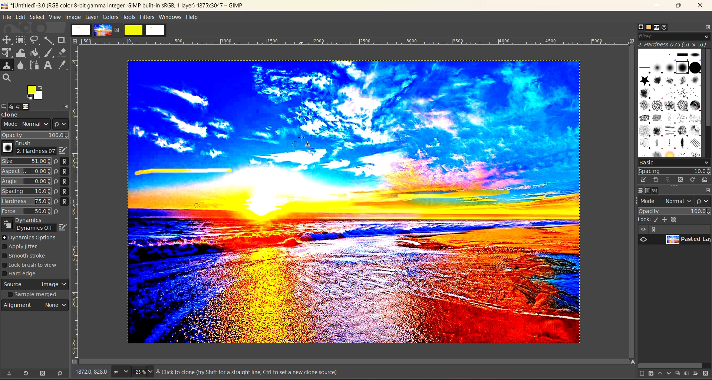 The height and width of the screenshot is (380, 712). Describe the element at coordinates (678, 6) in the screenshot. I see `maximize` at that location.